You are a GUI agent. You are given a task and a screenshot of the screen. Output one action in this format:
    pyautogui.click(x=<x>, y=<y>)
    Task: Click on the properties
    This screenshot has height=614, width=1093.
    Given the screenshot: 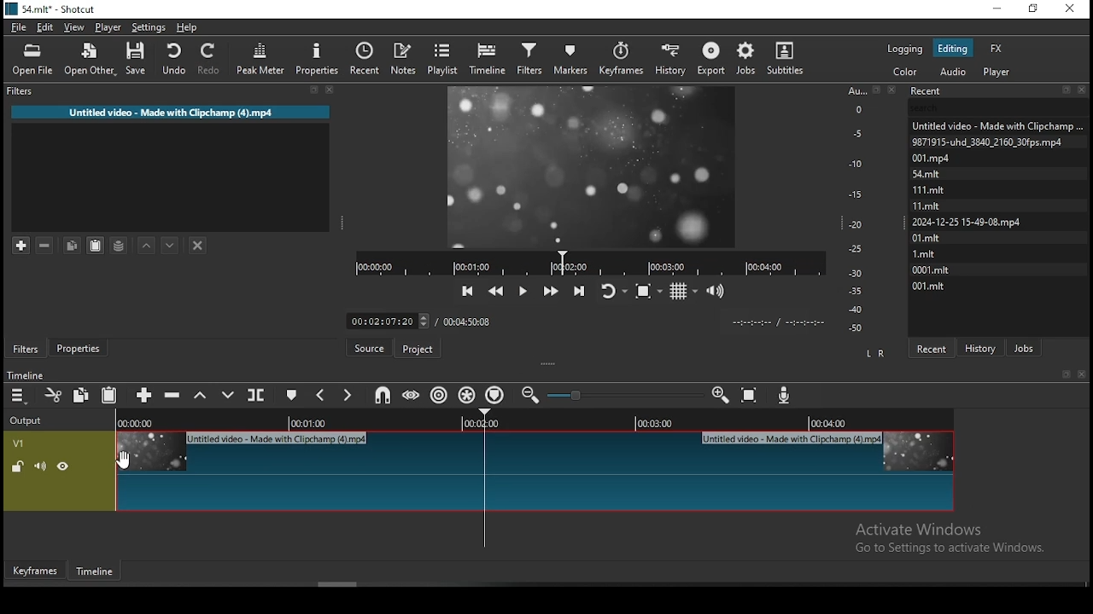 What is the action you would take?
    pyautogui.click(x=320, y=61)
    